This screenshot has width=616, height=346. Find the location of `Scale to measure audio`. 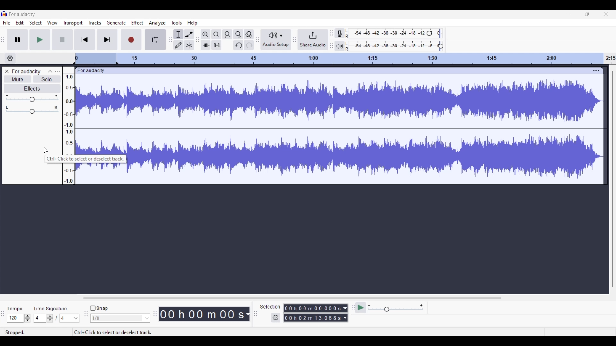

Scale to measure audio is located at coordinates (69, 111).